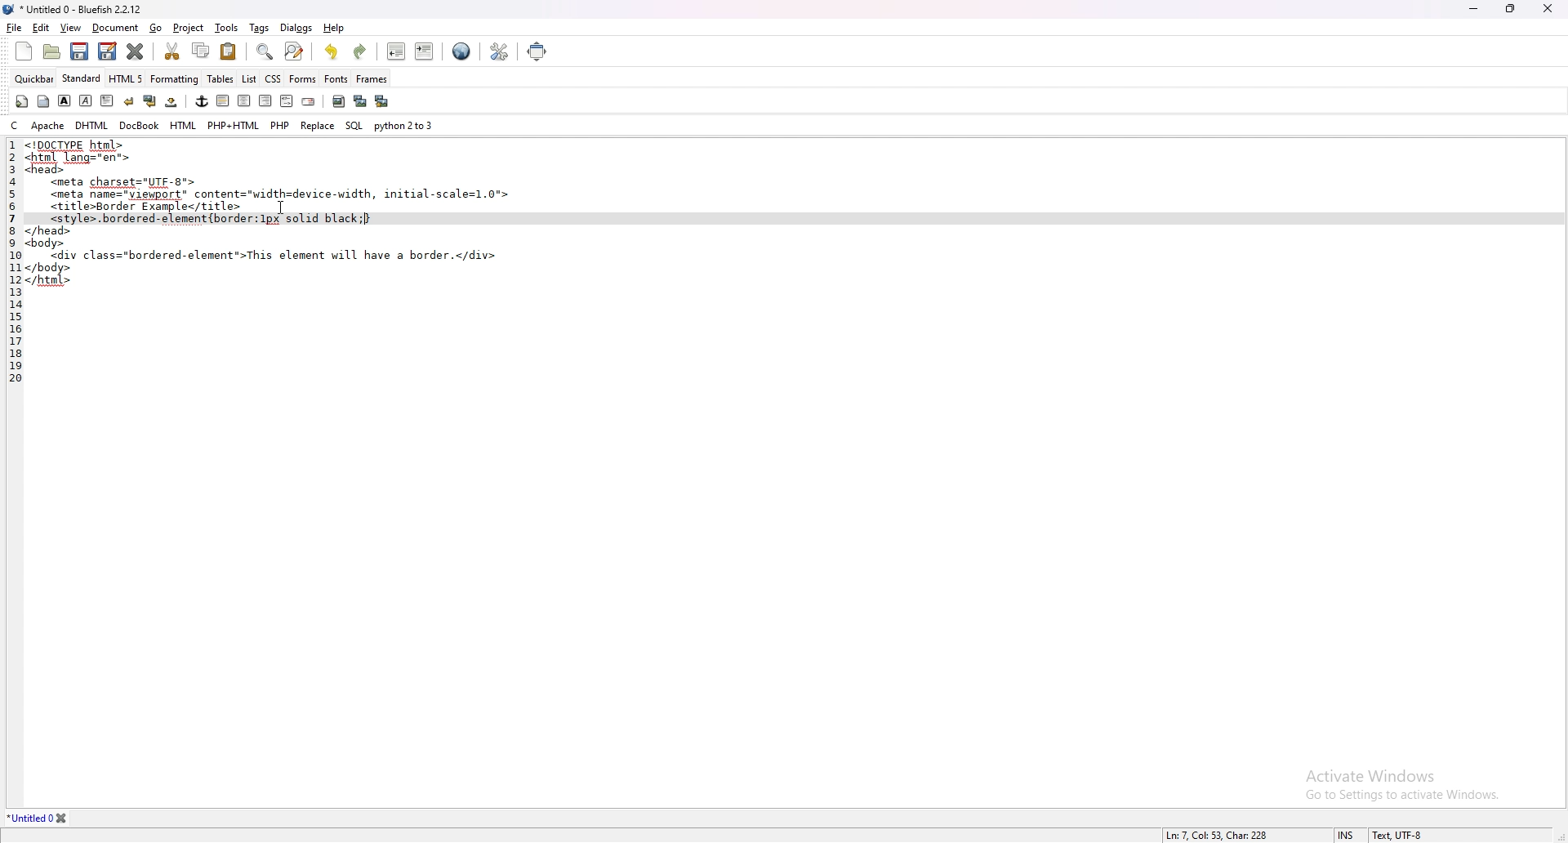 The image size is (1568, 843). What do you see at coordinates (425, 51) in the screenshot?
I see `indent` at bounding box center [425, 51].